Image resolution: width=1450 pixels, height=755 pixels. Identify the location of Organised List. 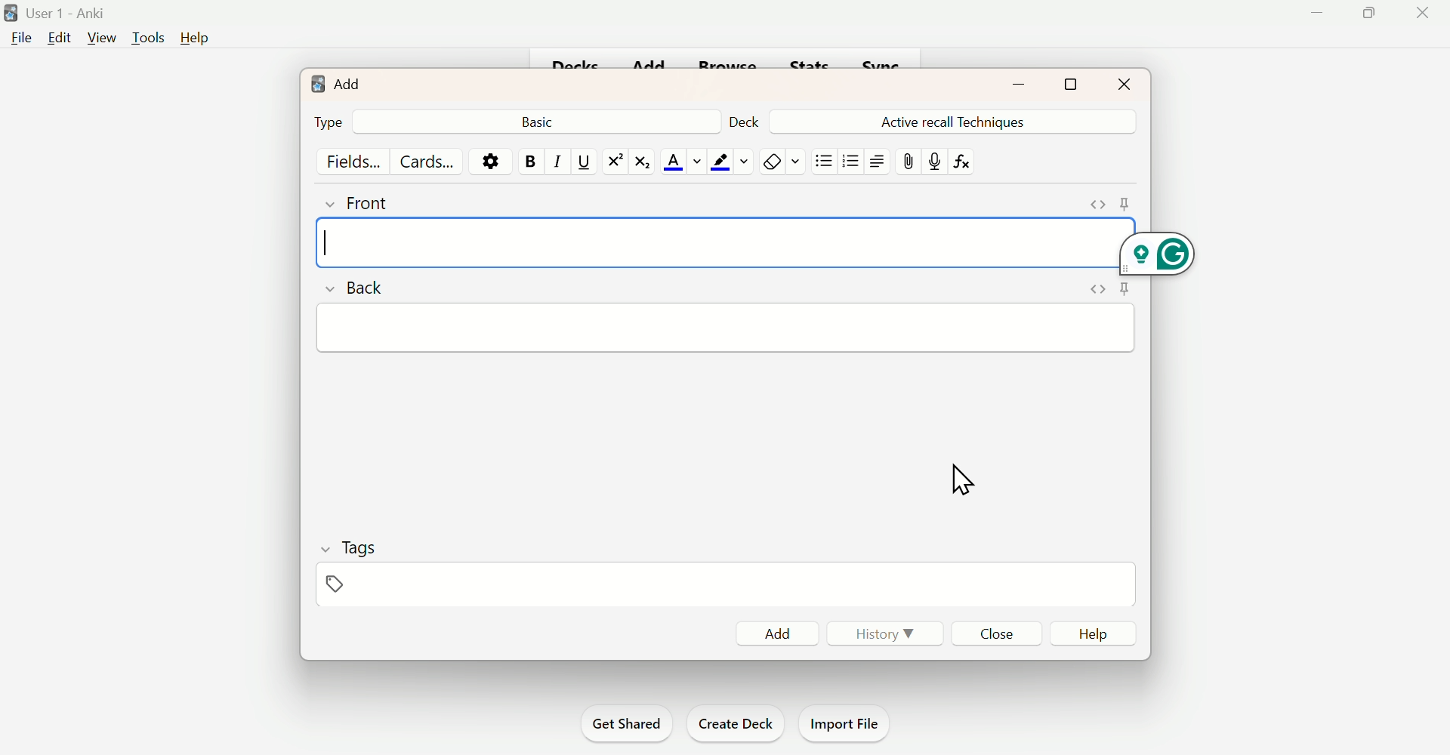
(850, 162).